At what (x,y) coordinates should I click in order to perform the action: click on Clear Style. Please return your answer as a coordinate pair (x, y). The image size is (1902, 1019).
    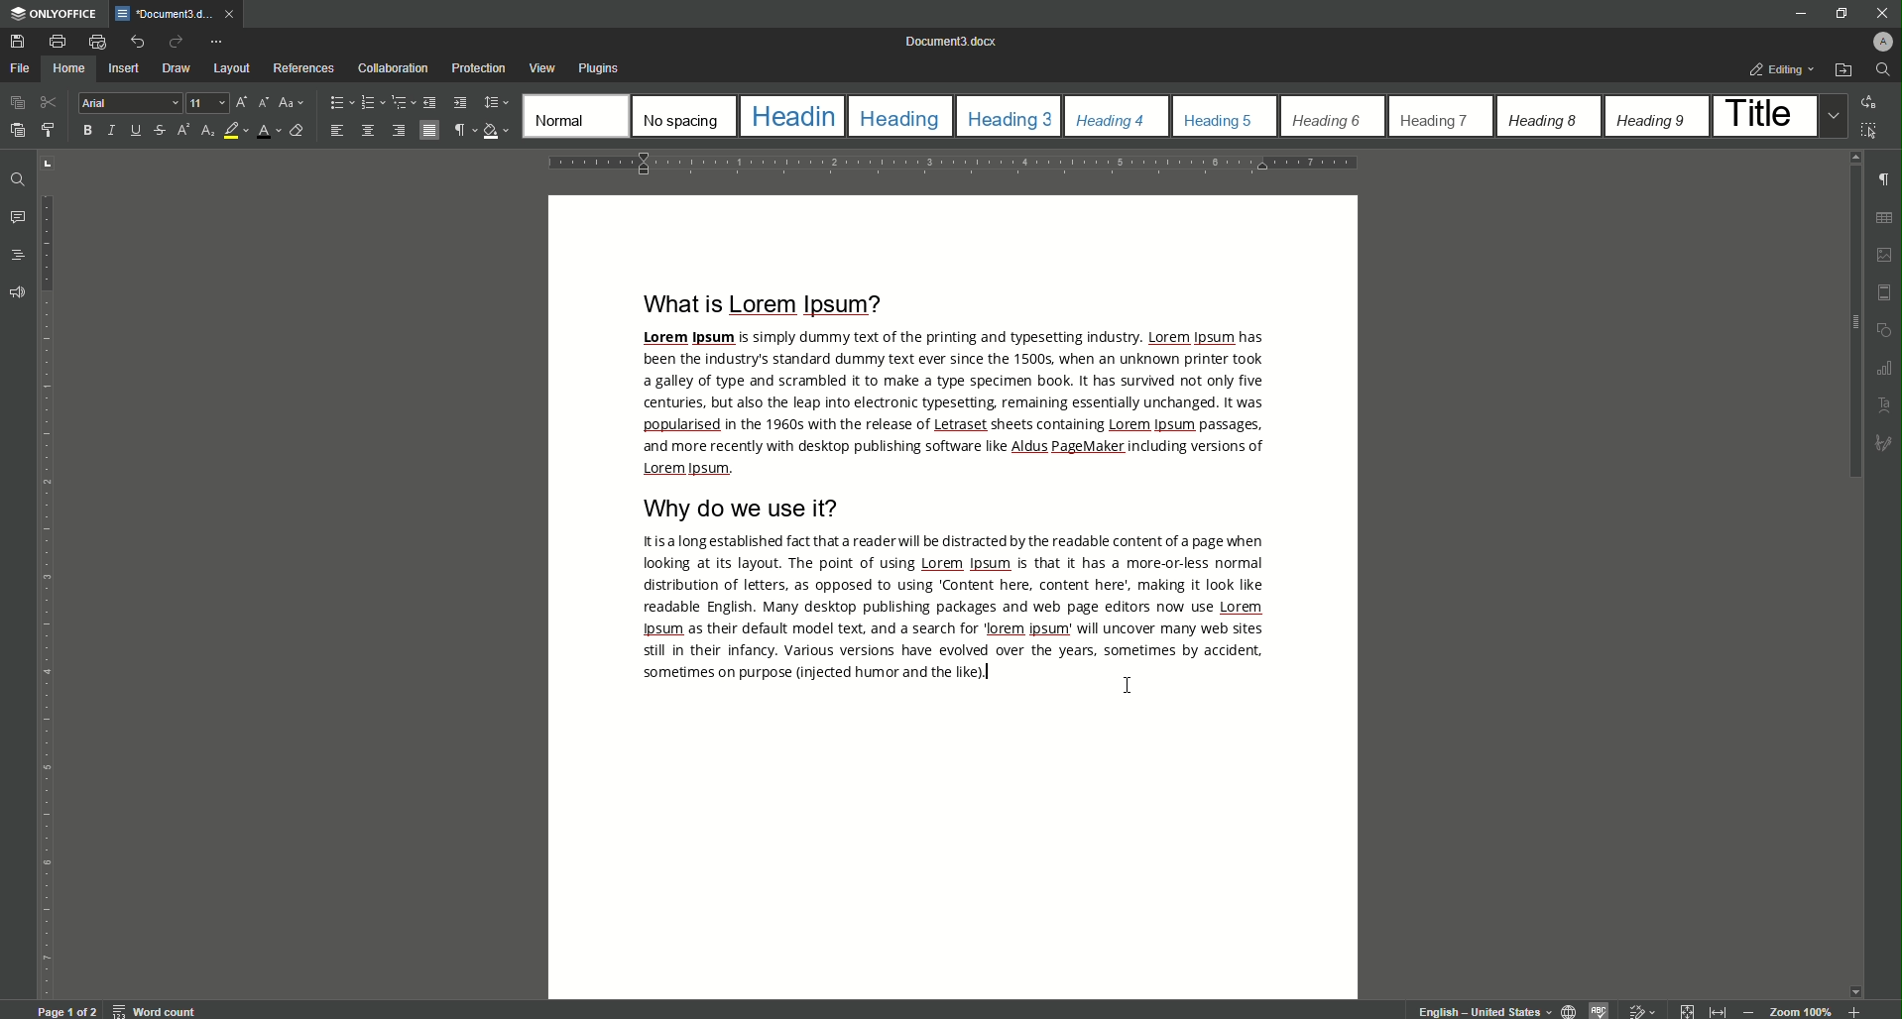
    Looking at the image, I should click on (296, 130).